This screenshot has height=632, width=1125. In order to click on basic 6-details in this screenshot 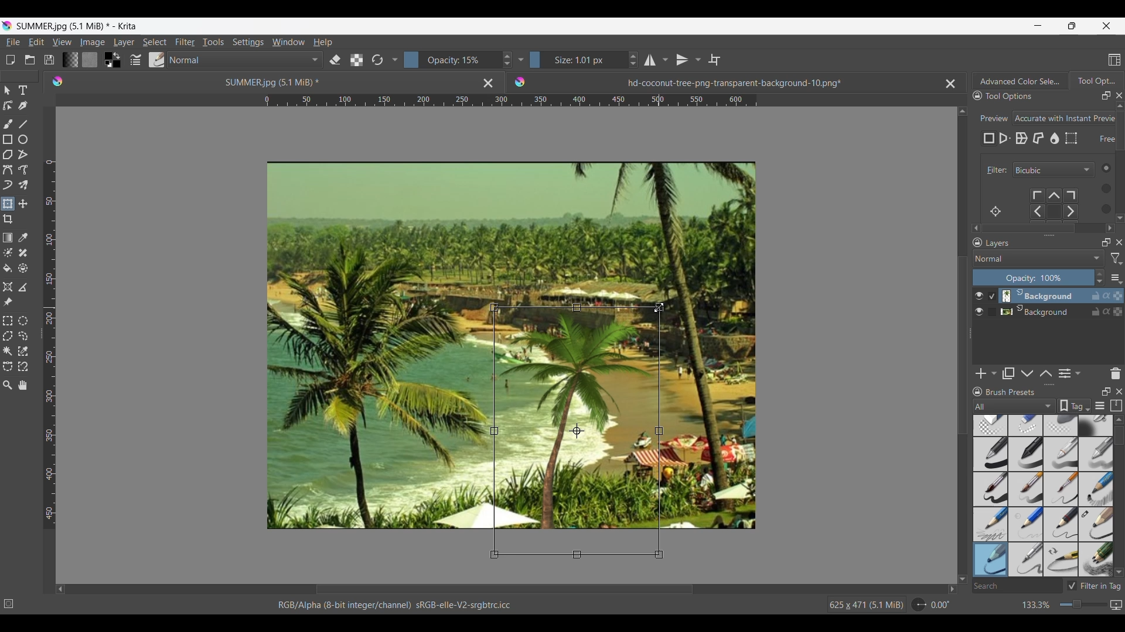, I will do `click(1062, 489)`.